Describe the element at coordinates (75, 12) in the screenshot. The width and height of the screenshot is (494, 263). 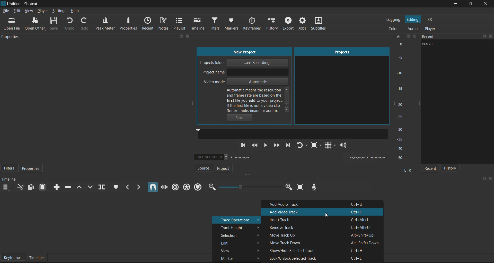
I see `Help` at that location.